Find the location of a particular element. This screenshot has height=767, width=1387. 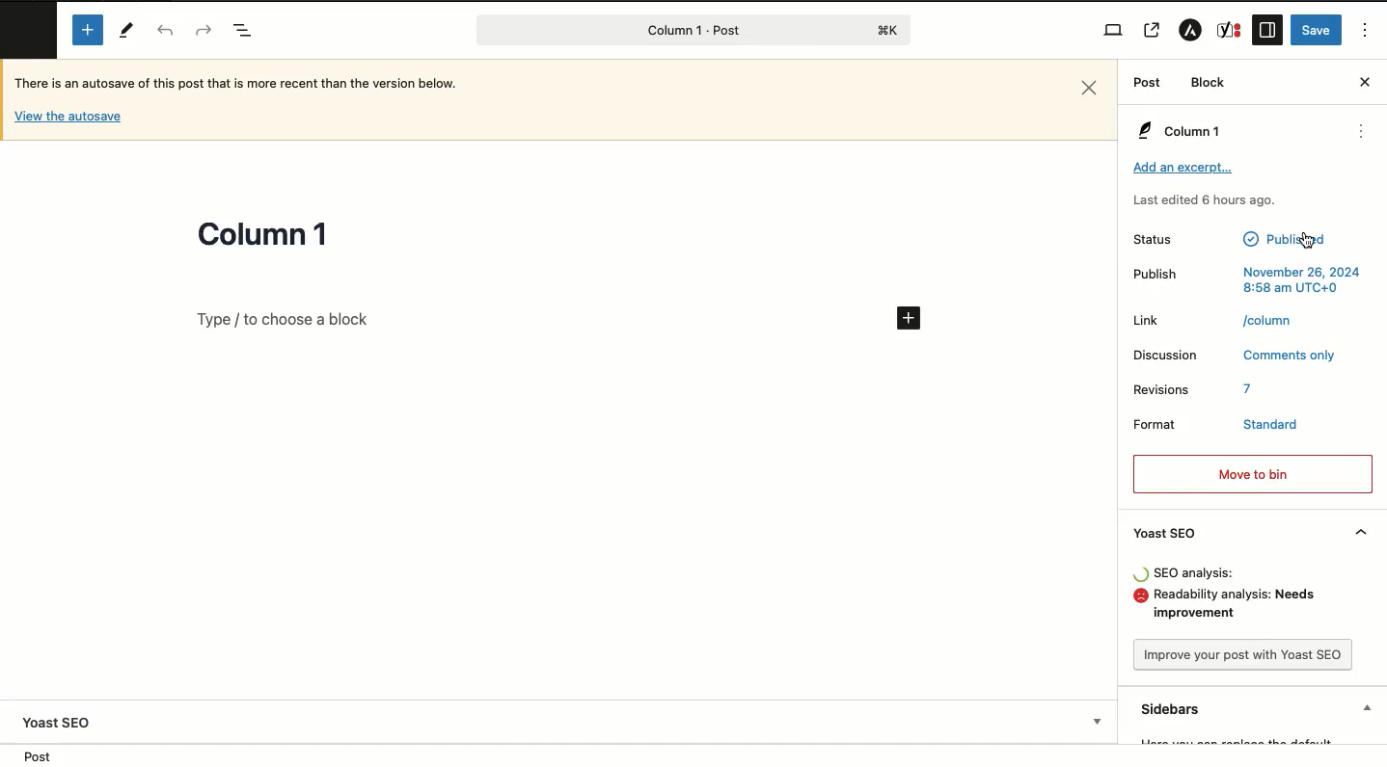

Close is located at coordinates (1091, 88).